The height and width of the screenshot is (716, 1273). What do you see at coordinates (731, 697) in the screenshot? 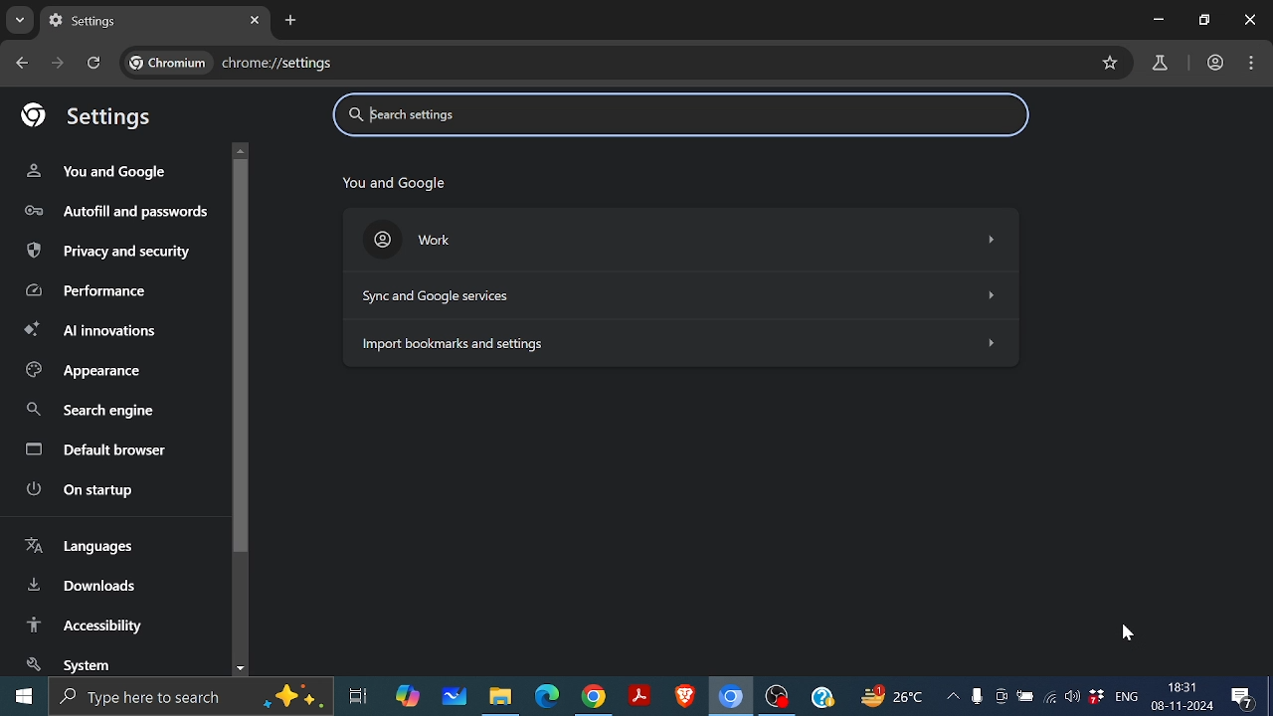
I see `chromium` at bounding box center [731, 697].